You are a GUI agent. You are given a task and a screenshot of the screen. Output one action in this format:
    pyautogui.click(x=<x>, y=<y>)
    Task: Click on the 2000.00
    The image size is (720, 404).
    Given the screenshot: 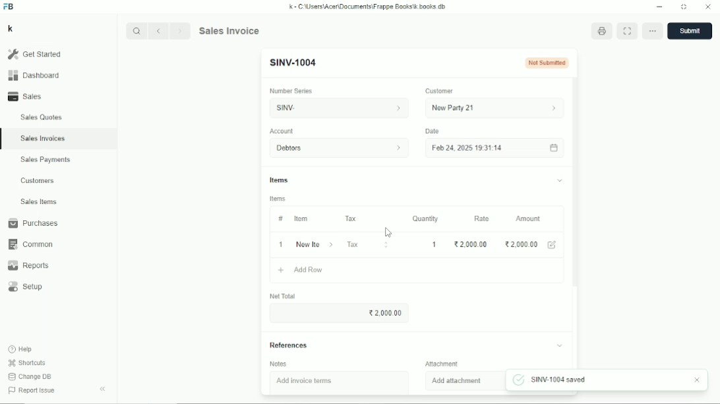 What is the action you would take?
    pyautogui.click(x=386, y=313)
    